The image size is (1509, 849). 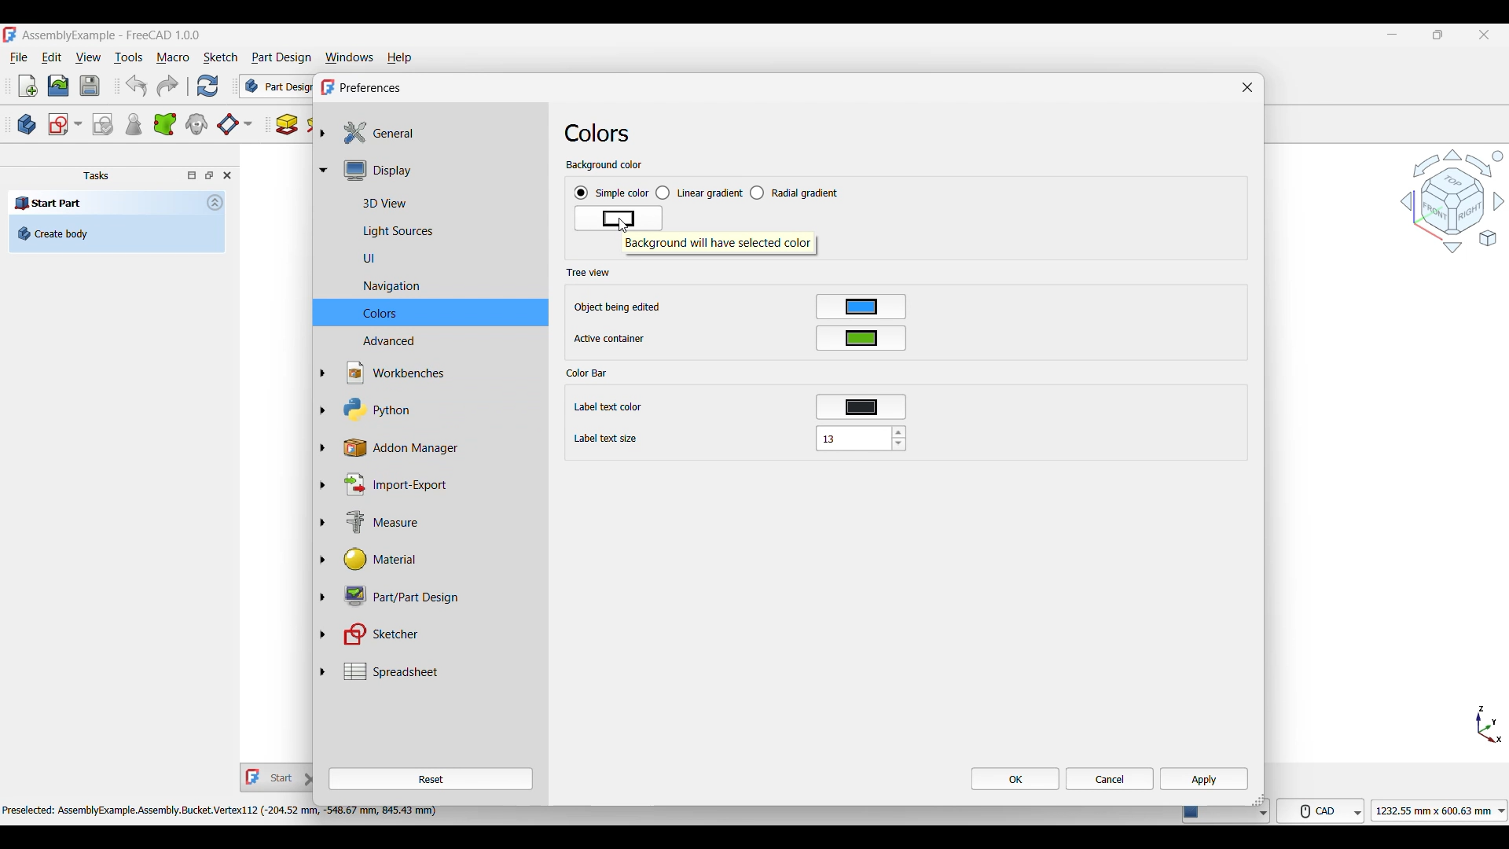 I want to click on Redo, so click(x=167, y=86).